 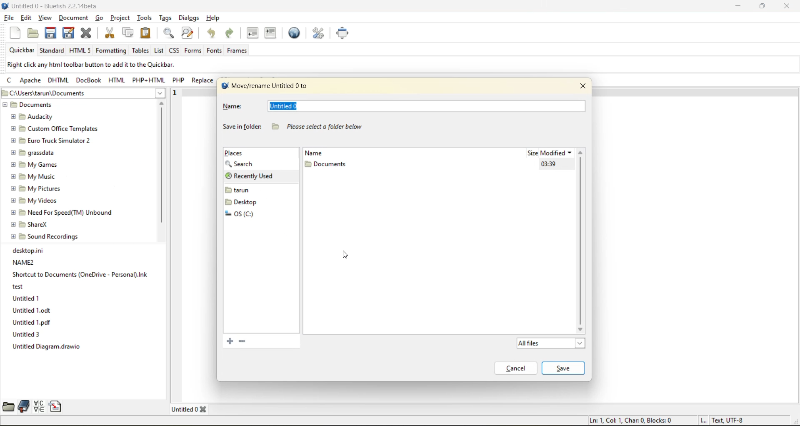 I want to click on save as, so click(x=66, y=35).